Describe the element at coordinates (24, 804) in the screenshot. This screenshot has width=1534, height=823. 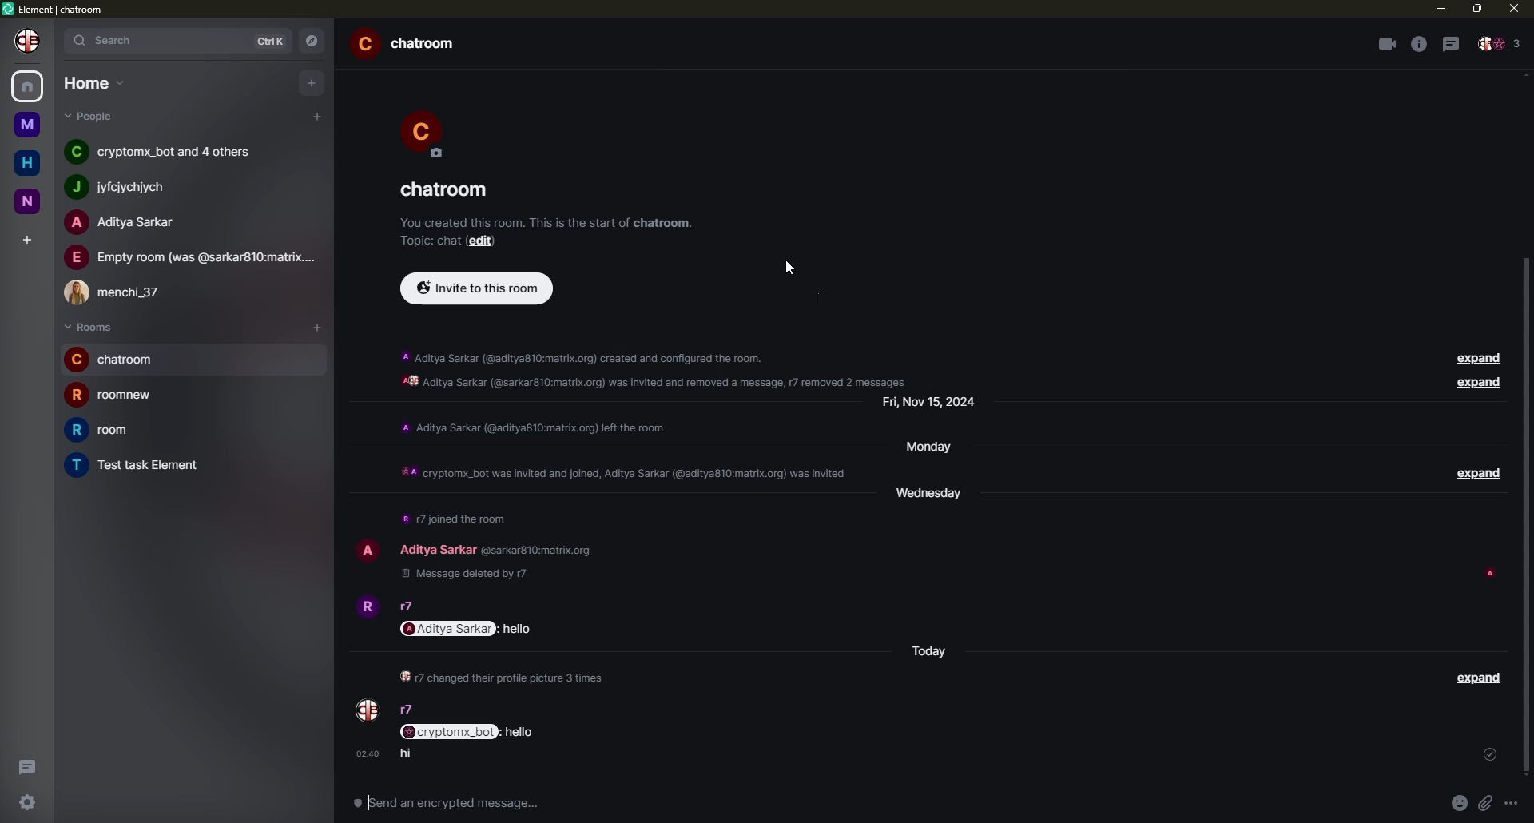
I see `settings` at that location.